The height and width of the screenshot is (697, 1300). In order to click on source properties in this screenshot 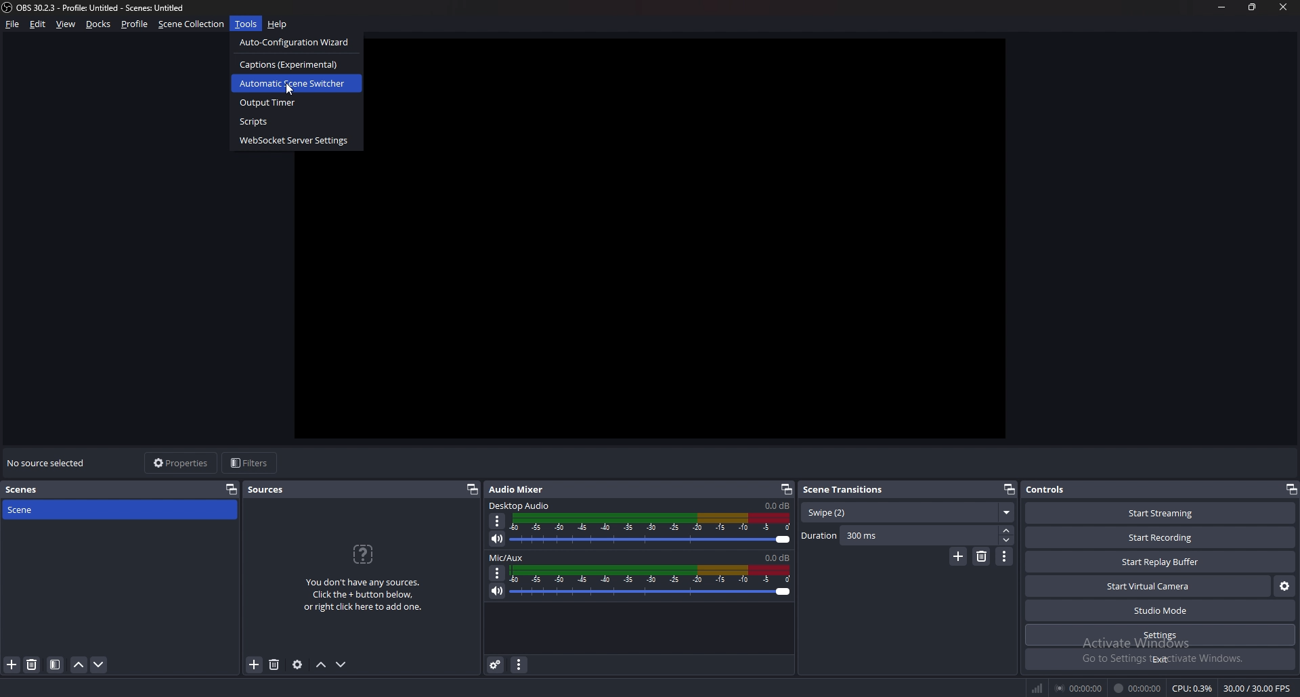, I will do `click(297, 664)`.